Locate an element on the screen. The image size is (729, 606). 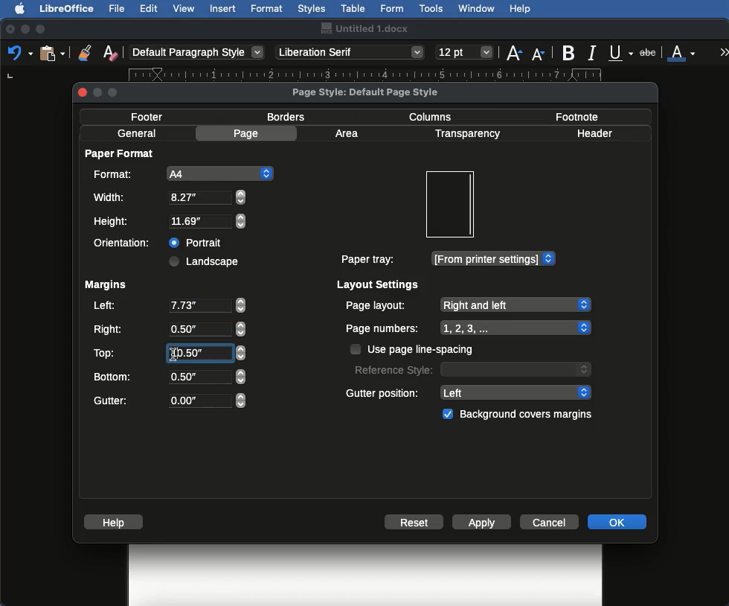
Header is located at coordinates (594, 133).